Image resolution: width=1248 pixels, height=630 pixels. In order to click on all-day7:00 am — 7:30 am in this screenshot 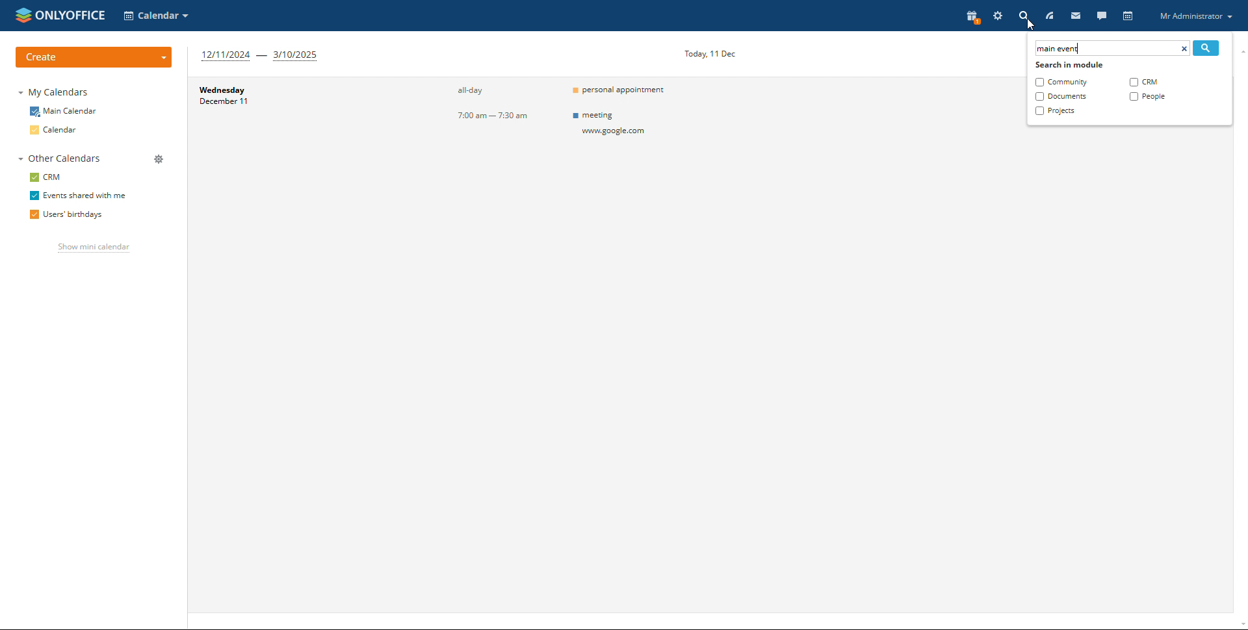, I will do `click(473, 127)`.